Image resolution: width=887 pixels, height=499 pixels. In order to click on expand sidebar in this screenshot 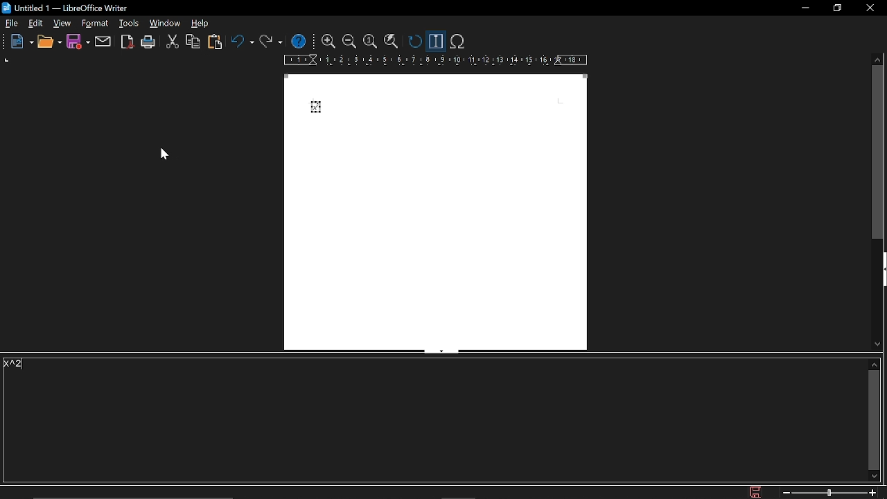, I will do `click(881, 271)`.